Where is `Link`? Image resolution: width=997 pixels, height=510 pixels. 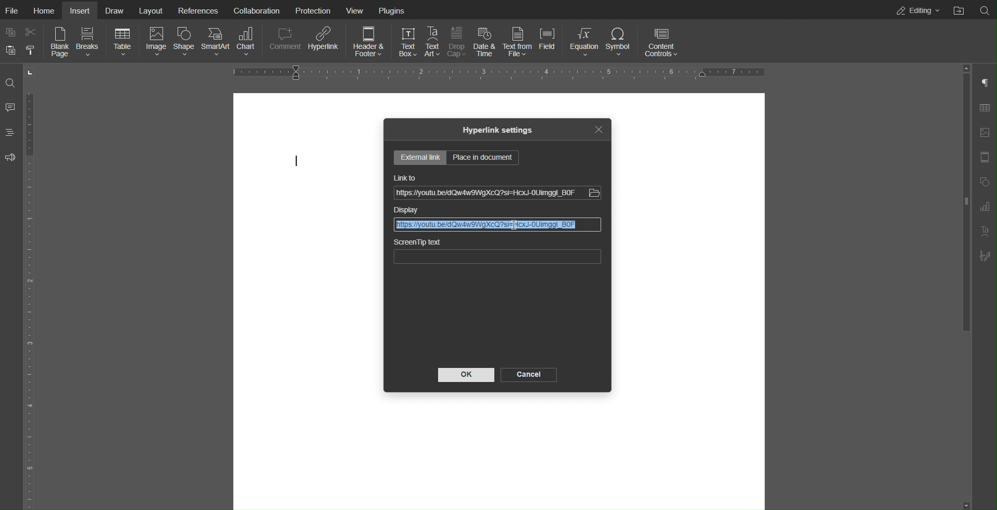 Link is located at coordinates (486, 194).